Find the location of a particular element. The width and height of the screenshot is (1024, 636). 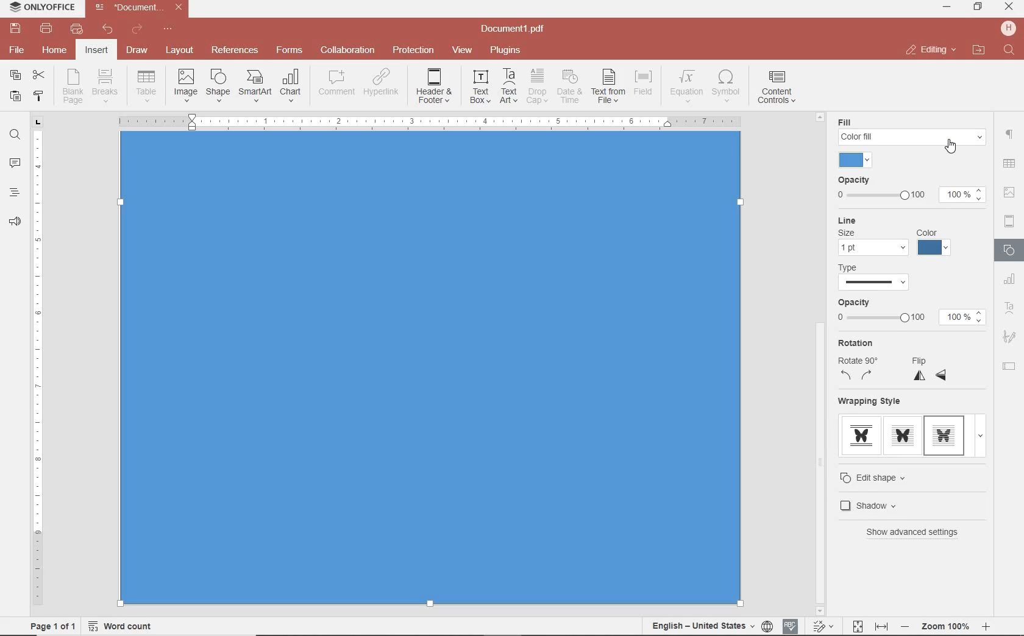

INSERT SMART ART is located at coordinates (255, 85).